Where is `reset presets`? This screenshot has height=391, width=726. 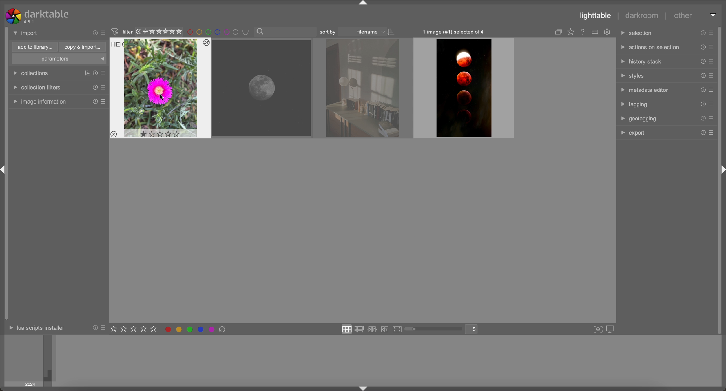 reset presets is located at coordinates (703, 33).